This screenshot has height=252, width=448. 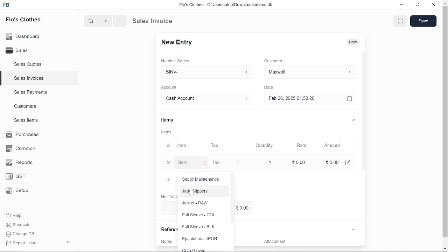 What do you see at coordinates (204, 204) in the screenshot?
I see `Jacket - RAW` at bounding box center [204, 204].